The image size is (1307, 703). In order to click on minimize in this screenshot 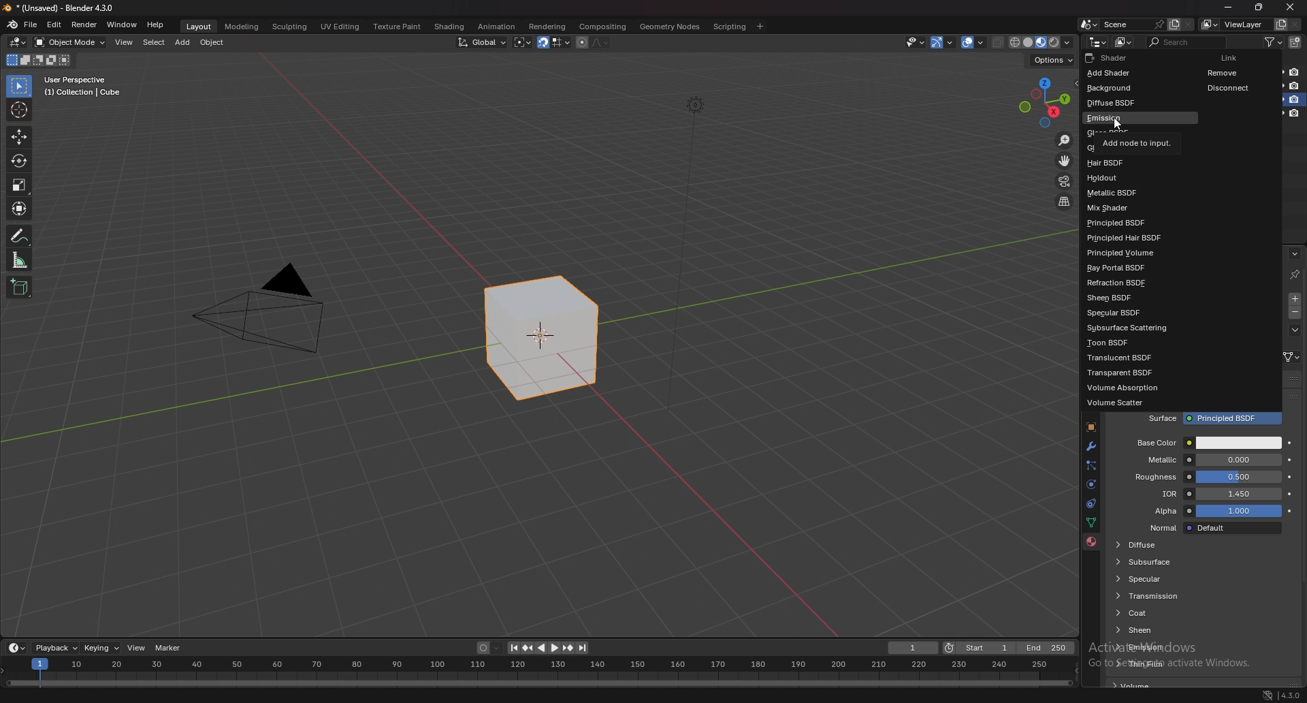, I will do `click(1228, 7)`.